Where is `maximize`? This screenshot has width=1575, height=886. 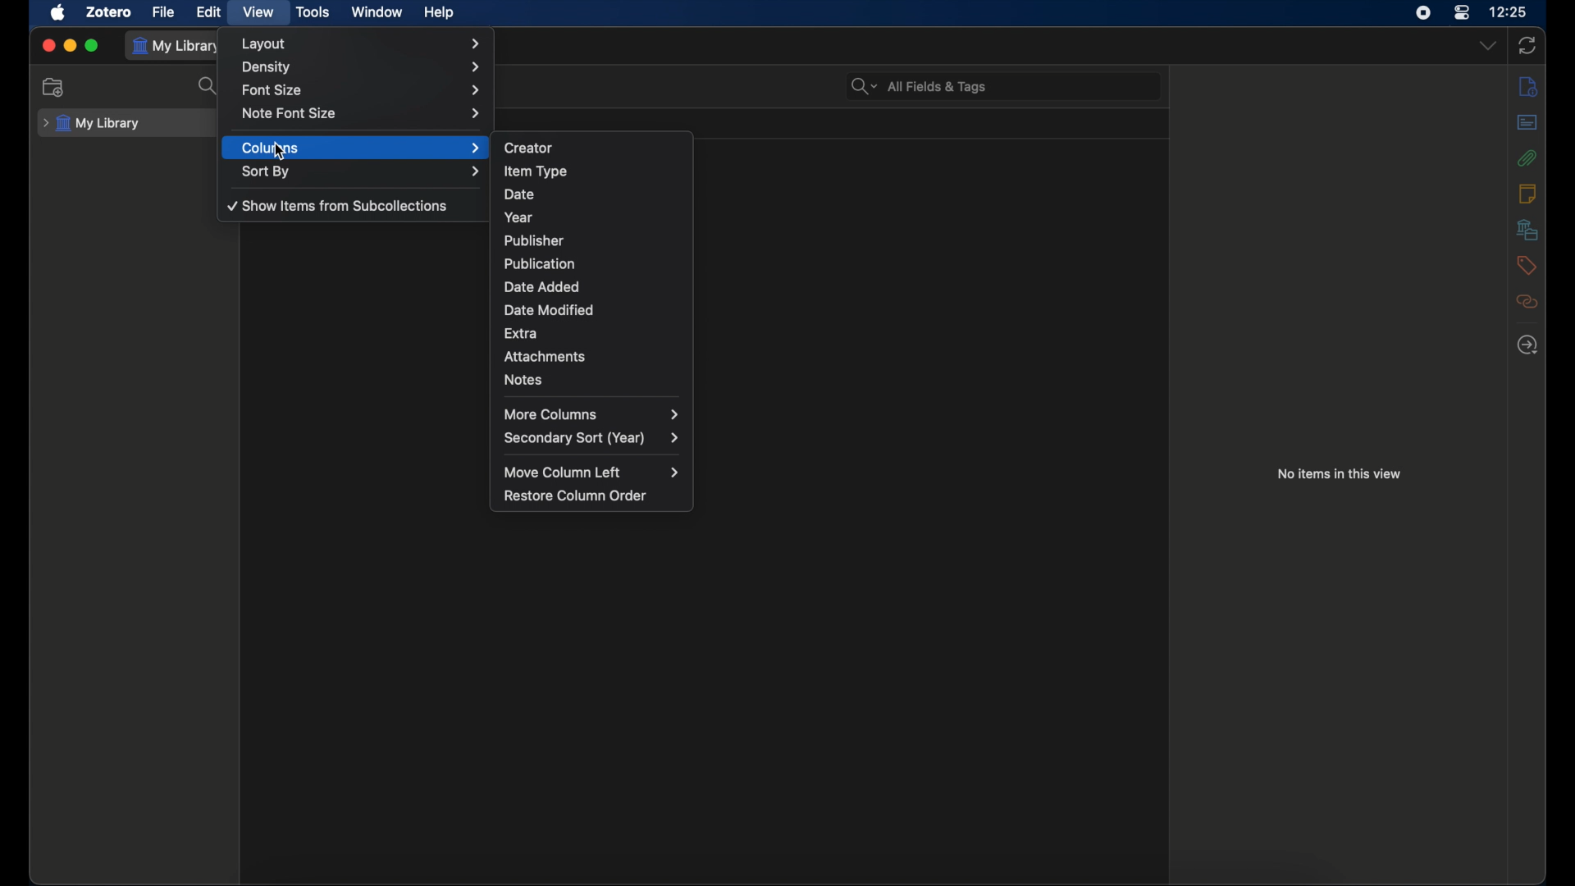 maximize is located at coordinates (93, 46).